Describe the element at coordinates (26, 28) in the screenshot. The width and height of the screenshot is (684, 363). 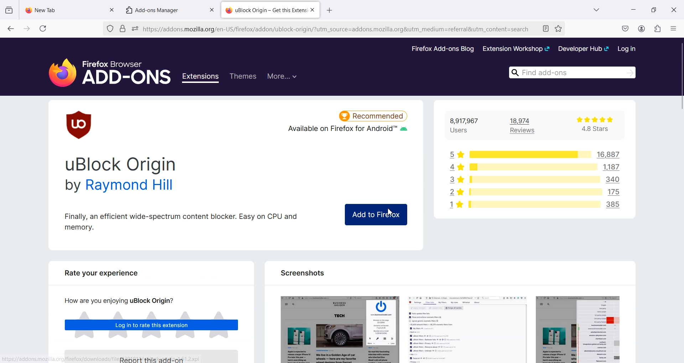
I see `Go forward to one page` at that location.